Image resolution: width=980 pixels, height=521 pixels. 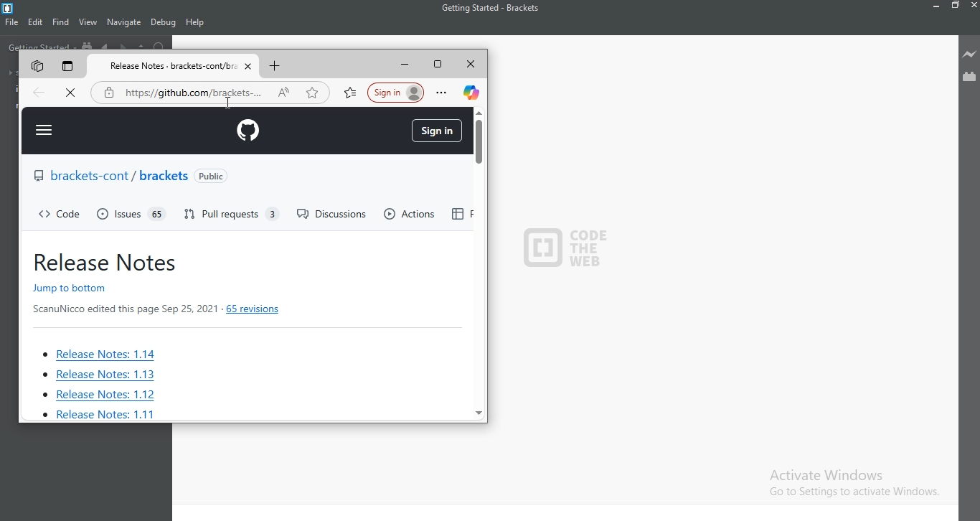 I want to click on Close, so click(x=974, y=7).